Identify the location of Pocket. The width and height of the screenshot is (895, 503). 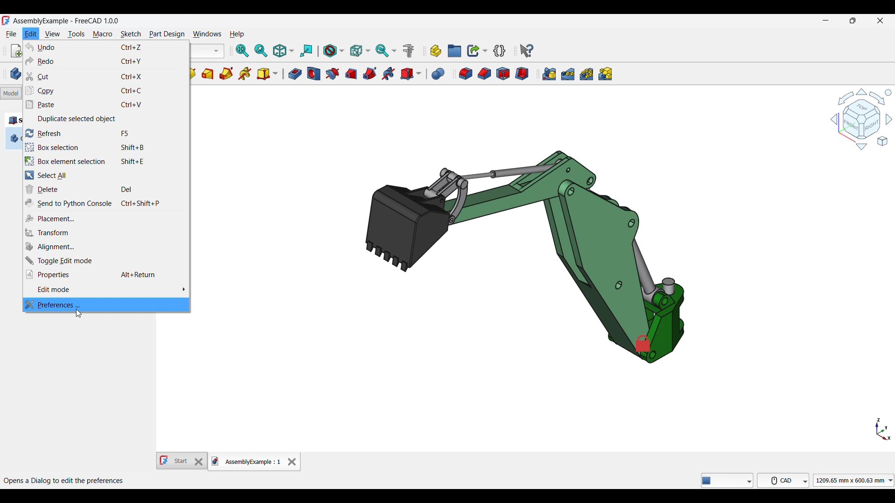
(295, 74).